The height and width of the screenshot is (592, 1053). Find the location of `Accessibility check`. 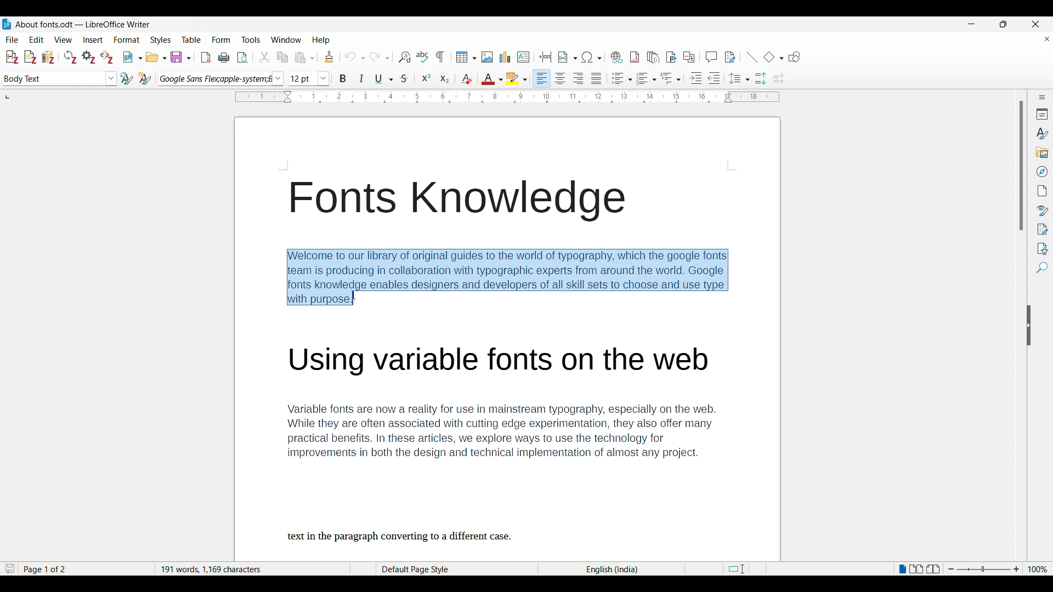

Accessibility check is located at coordinates (1043, 249).